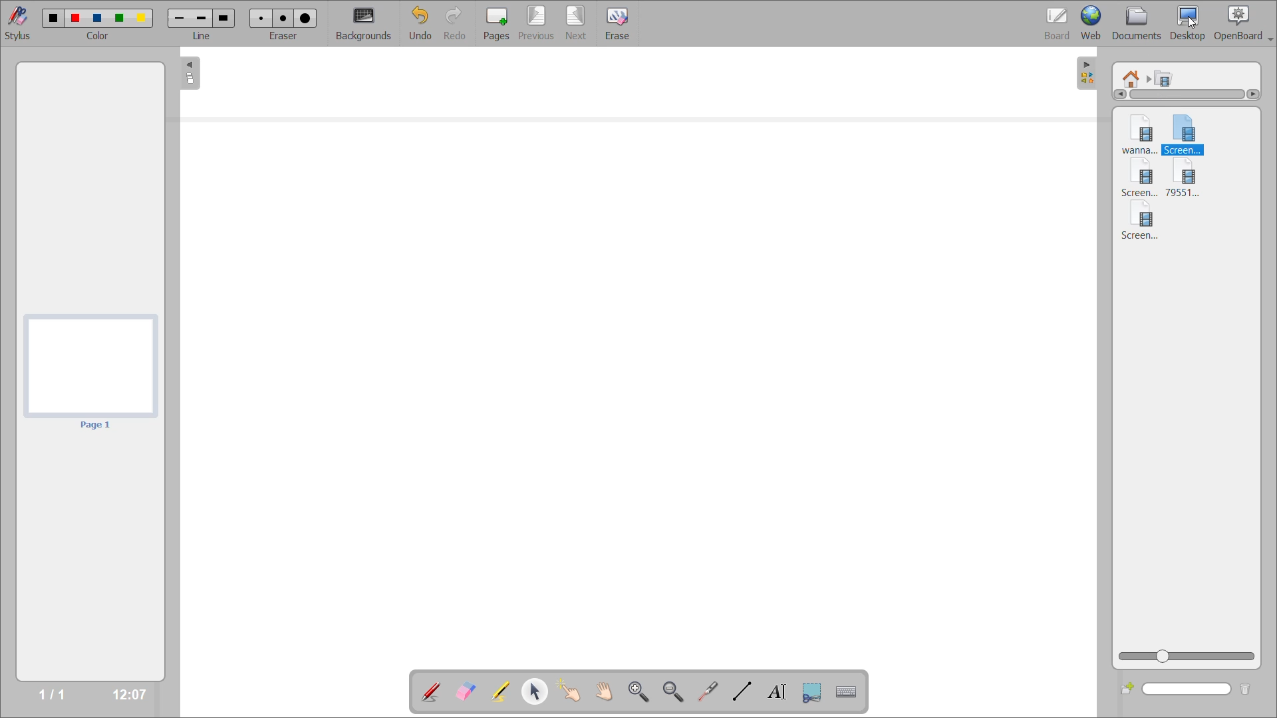 This screenshot has width=1277, height=718. What do you see at coordinates (639, 691) in the screenshot?
I see `zoom in` at bounding box center [639, 691].